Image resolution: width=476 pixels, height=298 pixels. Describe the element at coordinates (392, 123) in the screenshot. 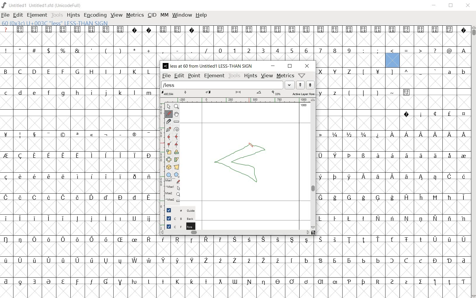

I see `empty cells` at that location.